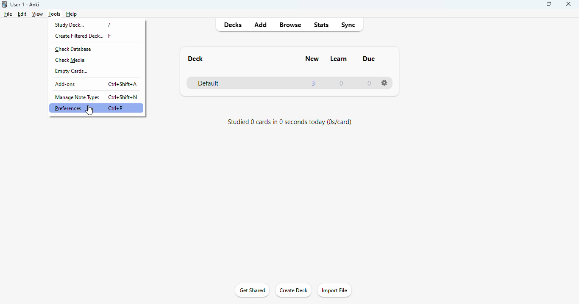  What do you see at coordinates (369, 83) in the screenshot?
I see `0` at bounding box center [369, 83].